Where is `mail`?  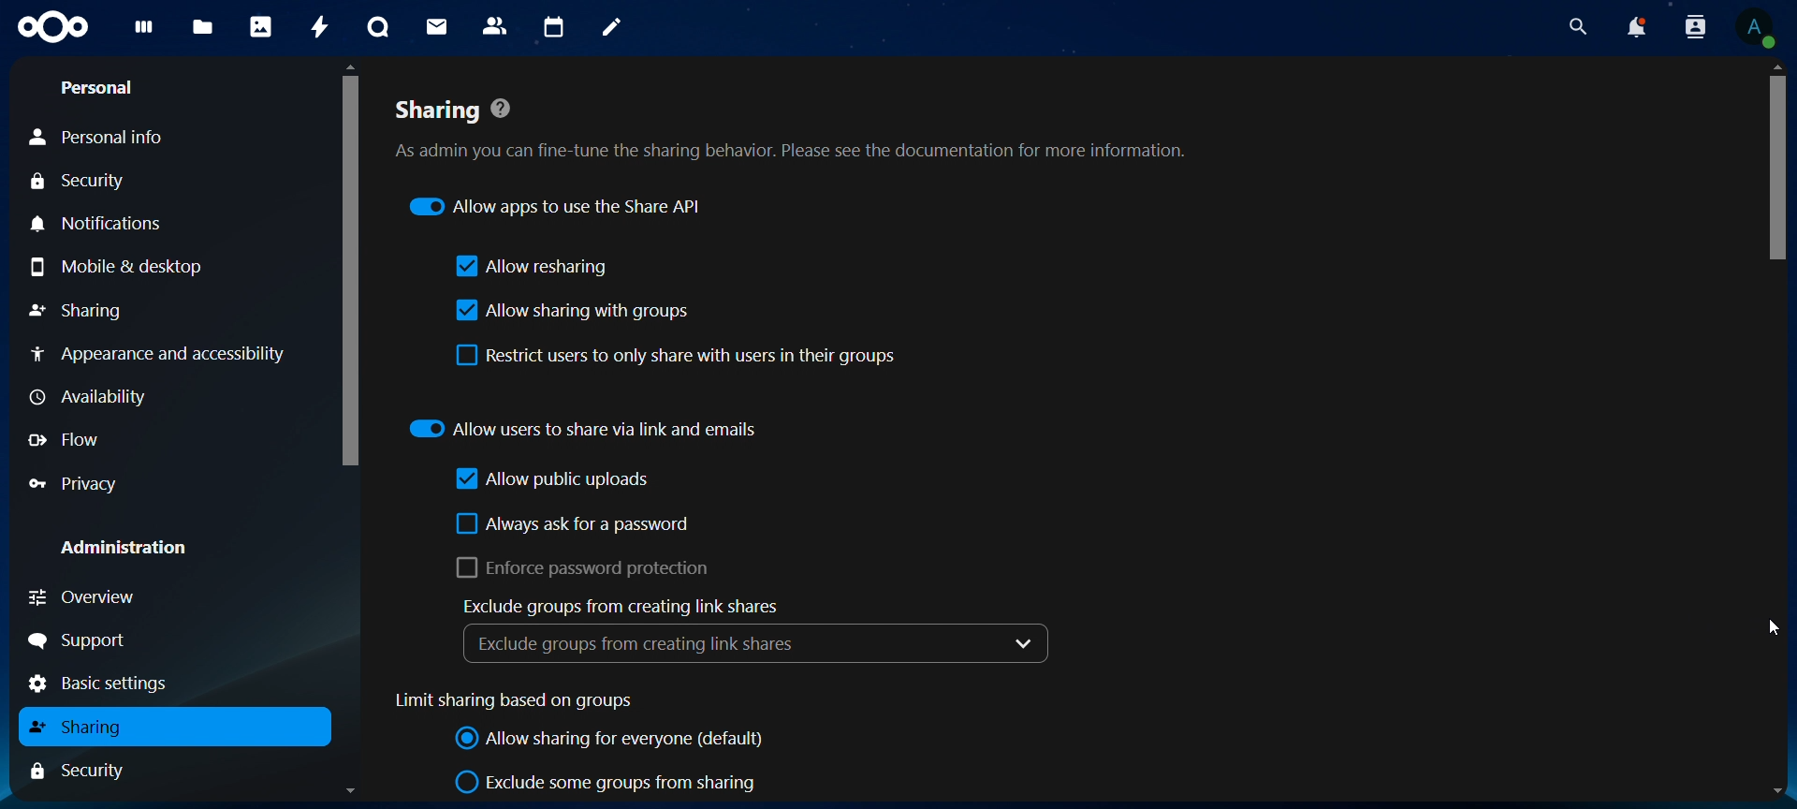 mail is located at coordinates (437, 24).